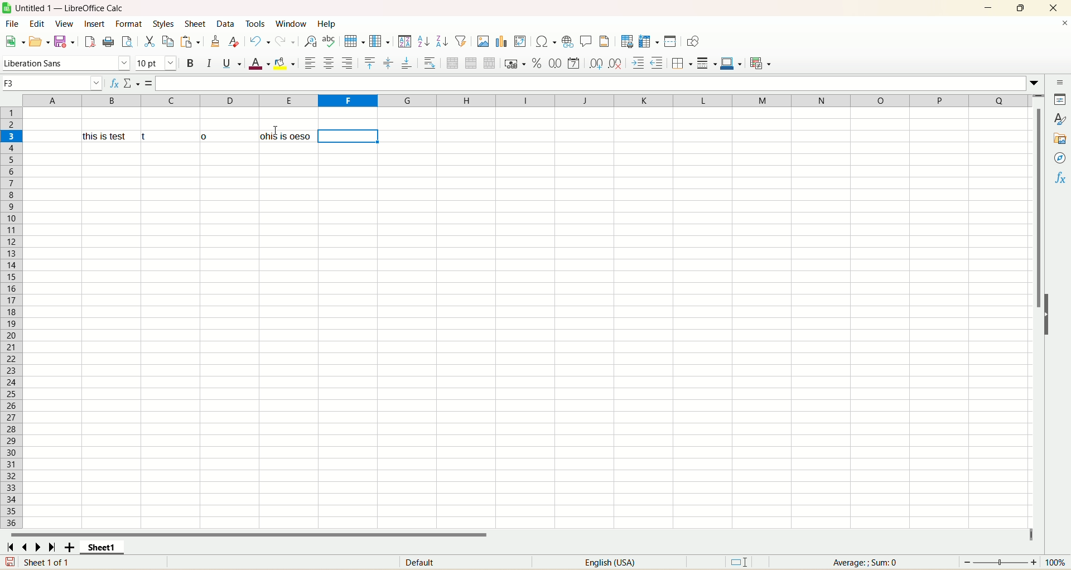 Image resolution: width=1071 pixels, height=570 pixels. What do you see at coordinates (523, 339) in the screenshot?
I see `sheet` at bounding box center [523, 339].